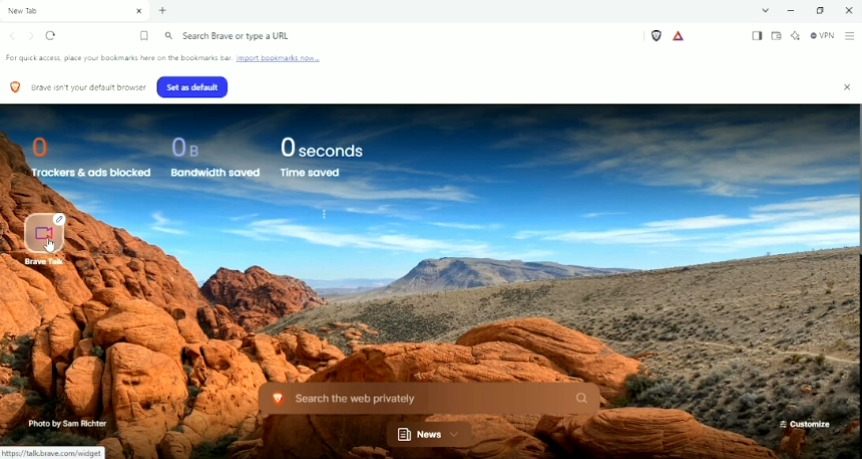 Image resolution: width=862 pixels, height=459 pixels. Describe the element at coordinates (776, 36) in the screenshot. I see `Wallet ` at that location.